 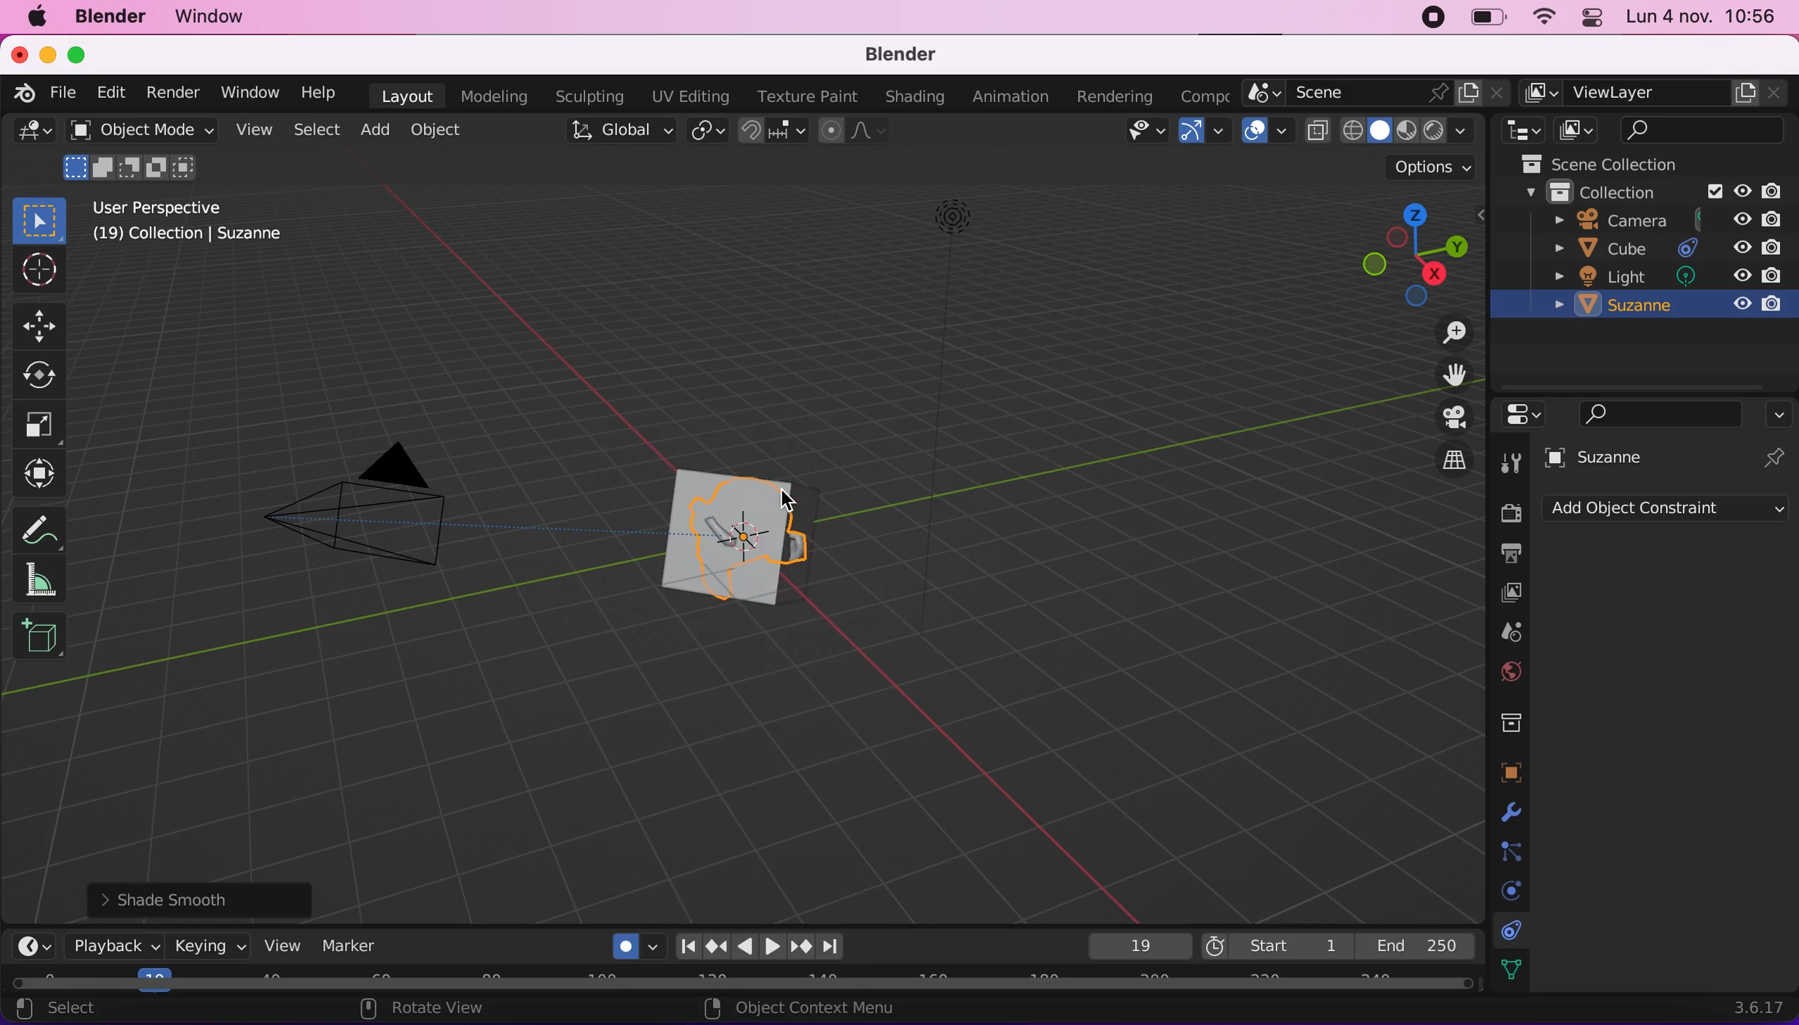 I want to click on scene, so click(x=1507, y=629).